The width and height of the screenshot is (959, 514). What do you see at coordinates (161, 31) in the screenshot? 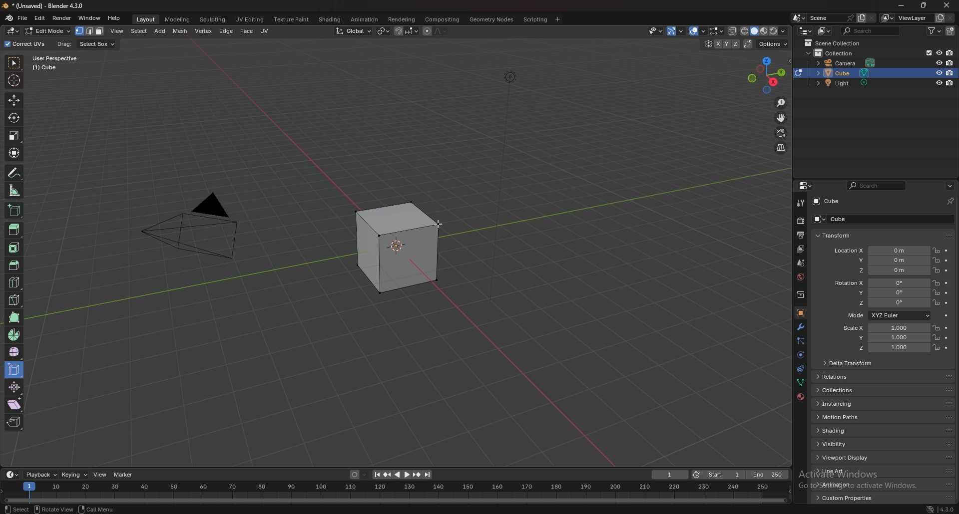
I see `add` at bounding box center [161, 31].